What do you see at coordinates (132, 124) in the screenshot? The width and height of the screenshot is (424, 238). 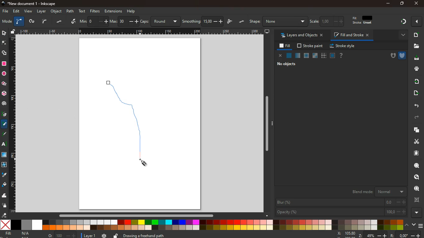 I see `draw` at bounding box center [132, 124].